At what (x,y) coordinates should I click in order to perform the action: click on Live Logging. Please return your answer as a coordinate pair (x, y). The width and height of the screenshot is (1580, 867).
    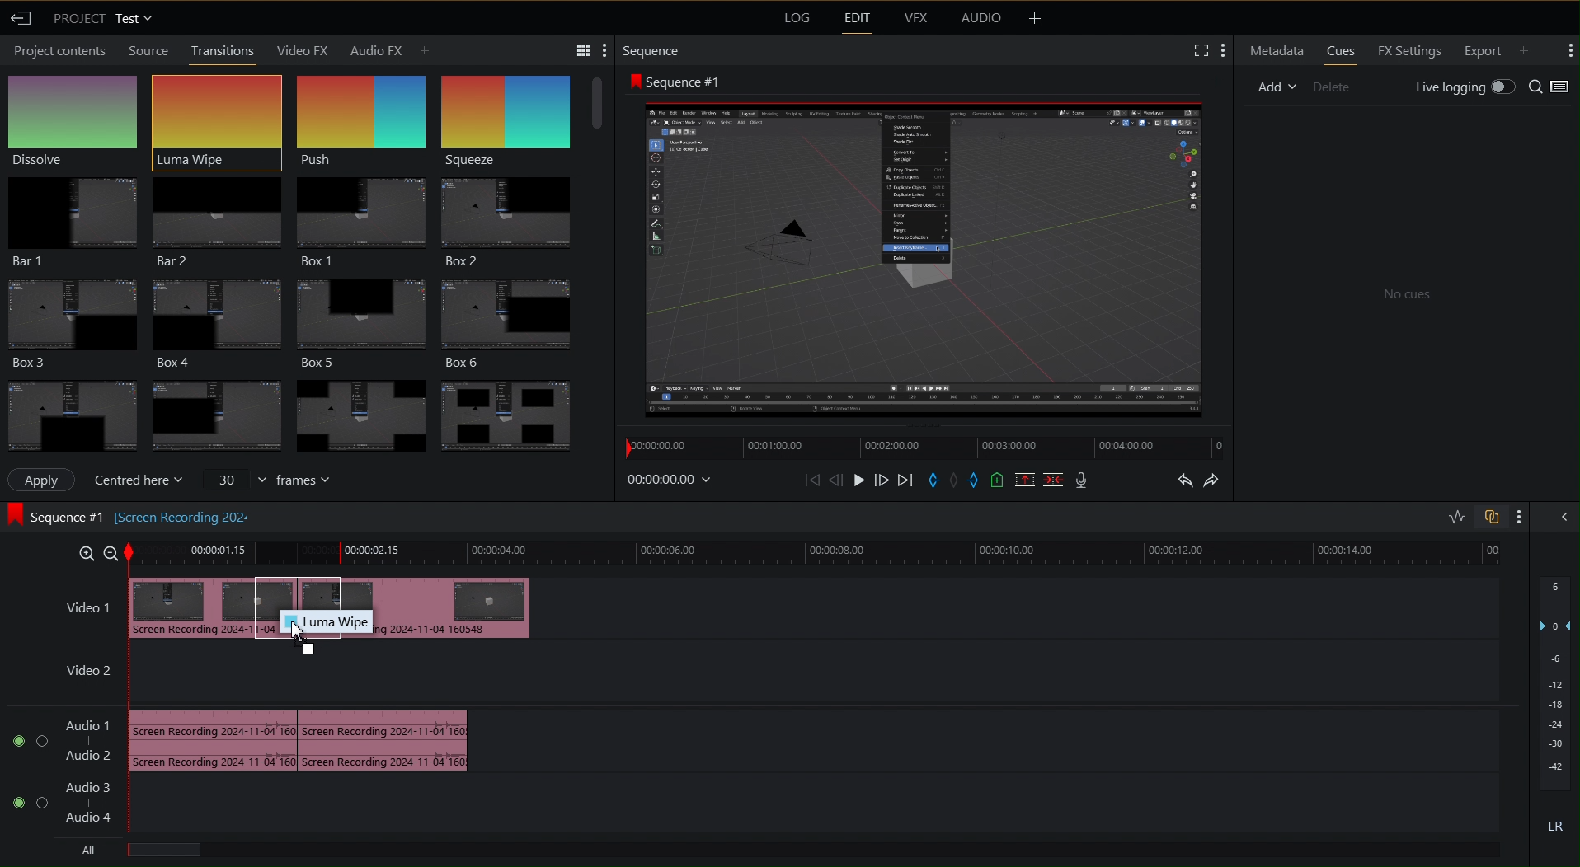
    Looking at the image, I should click on (1465, 86).